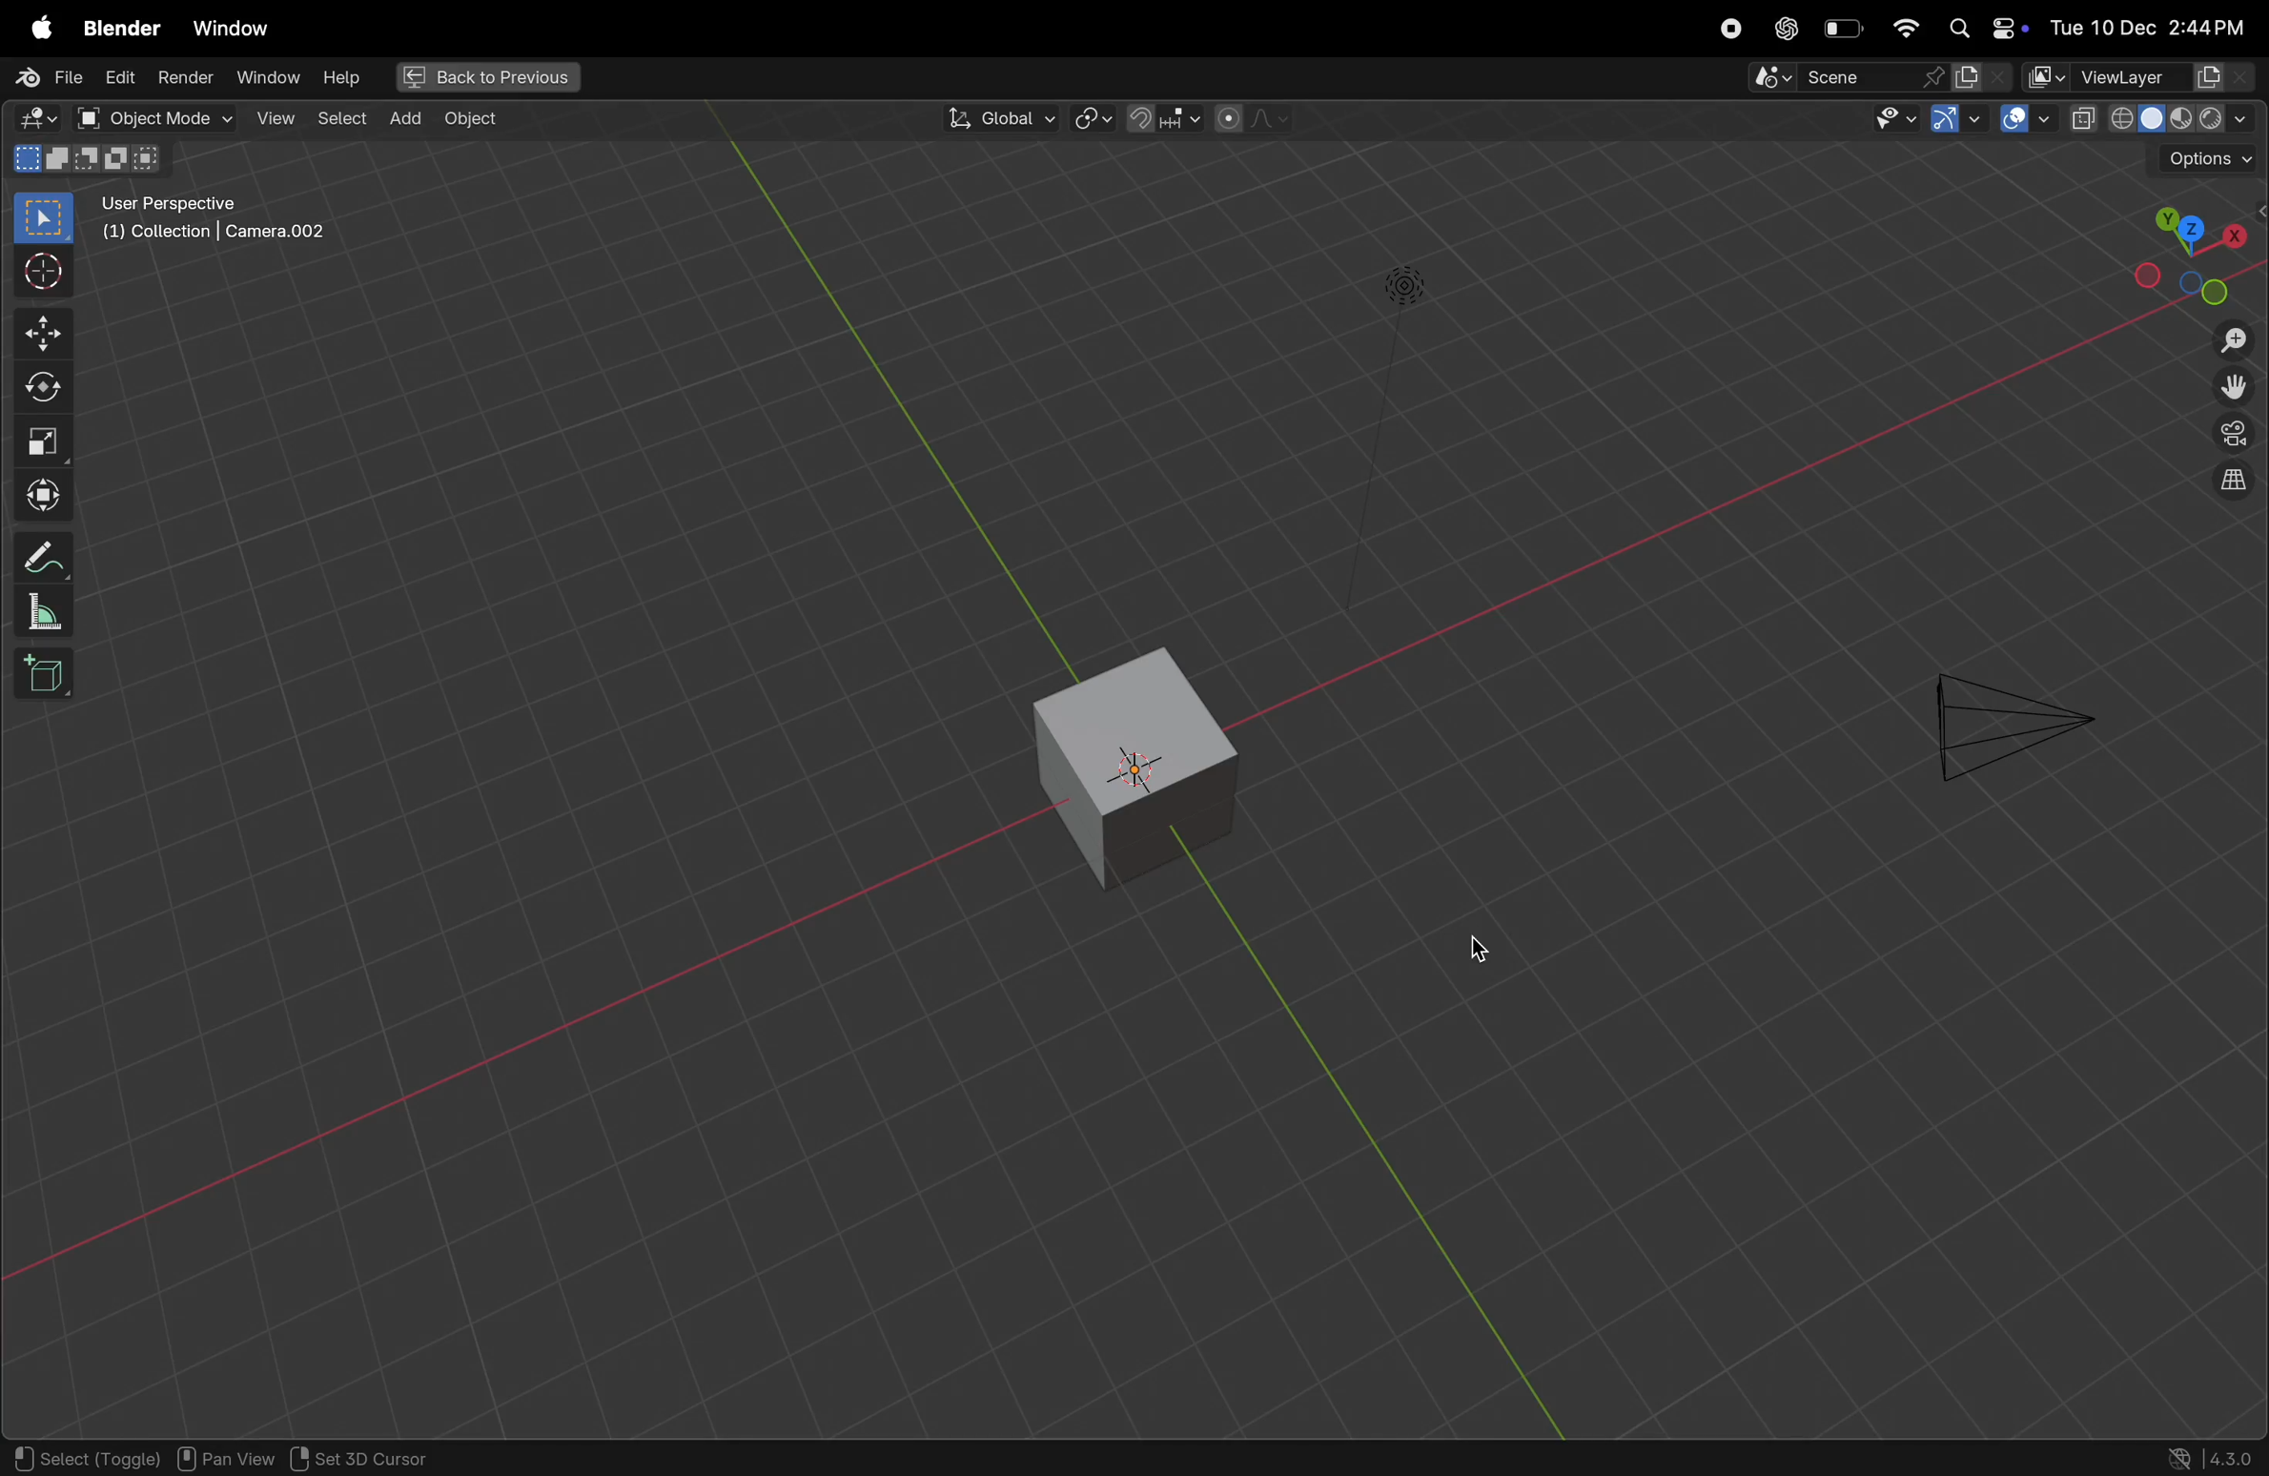 Image resolution: width=2269 pixels, height=1476 pixels. What do you see at coordinates (48, 679) in the screenshot?
I see `3d box` at bounding box center [48, 679].